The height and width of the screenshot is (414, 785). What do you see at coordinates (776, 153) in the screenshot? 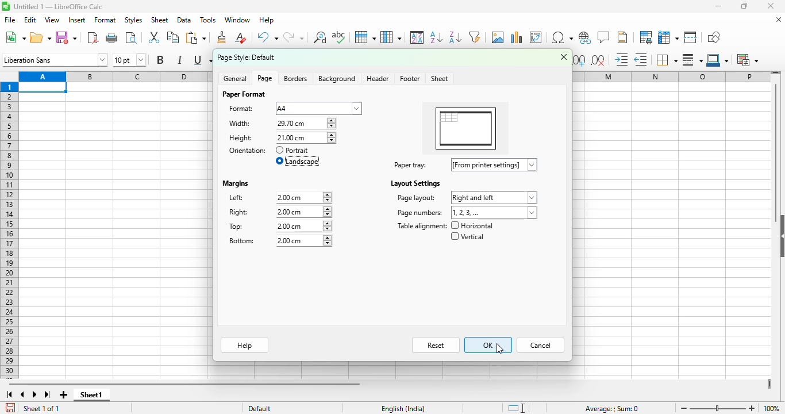
I see `vertical scroll bar` at bounding box center [776, 153].